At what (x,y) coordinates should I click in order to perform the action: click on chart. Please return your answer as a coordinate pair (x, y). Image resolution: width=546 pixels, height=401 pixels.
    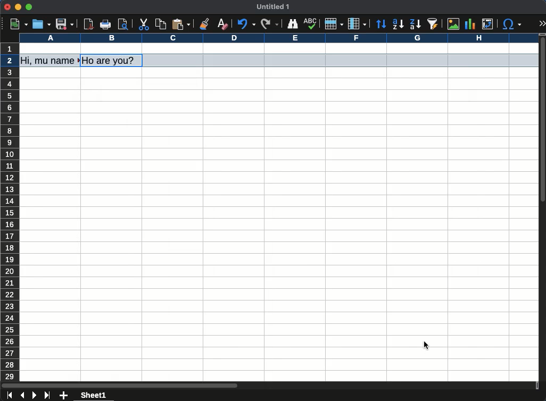
    Looking at the image, I should click on (469, 24).